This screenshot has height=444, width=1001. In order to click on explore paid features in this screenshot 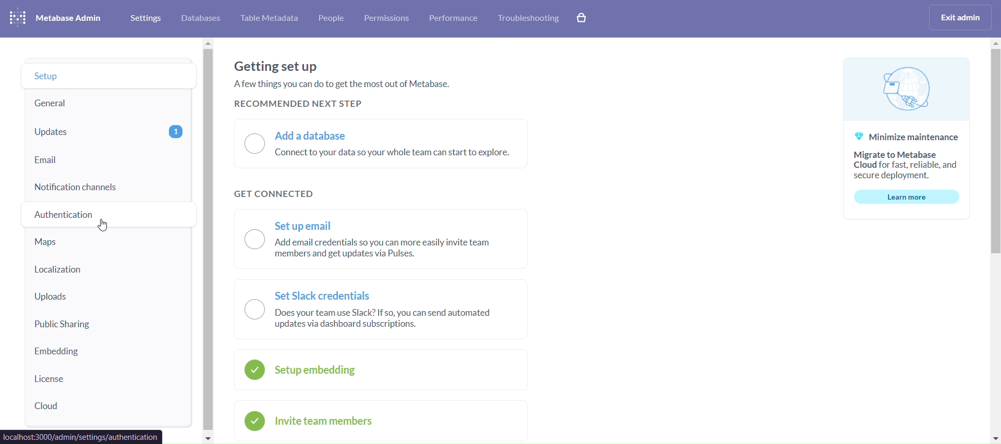, I will do `click(584, 18)`.